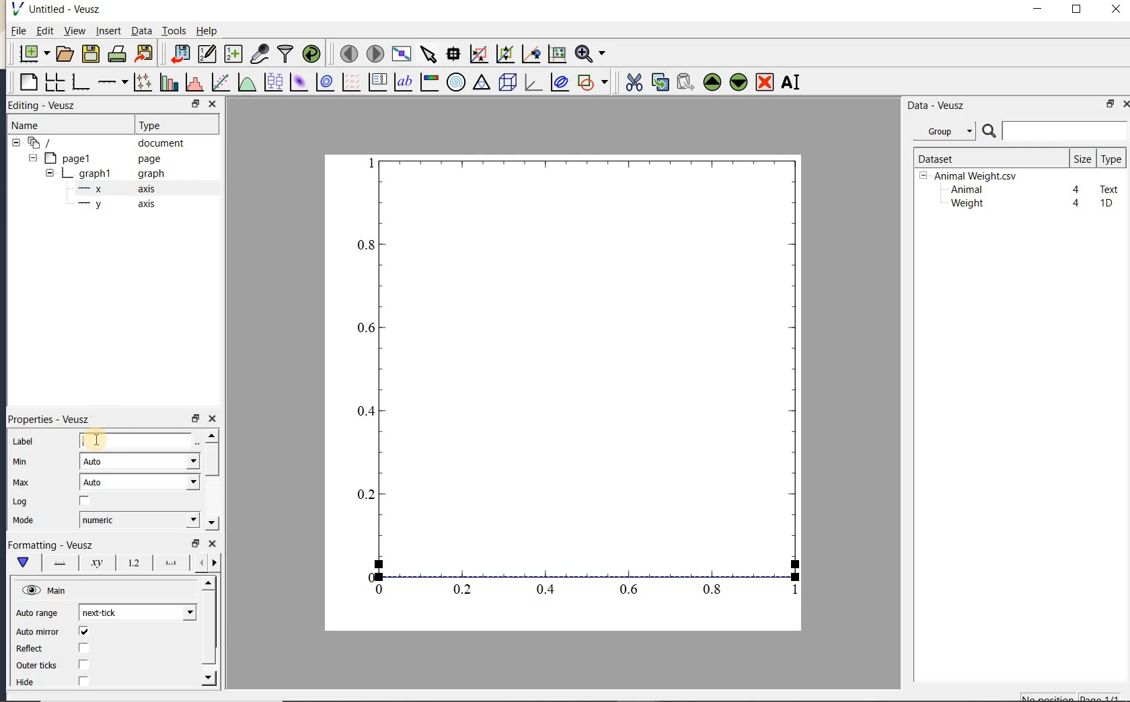  Describe the element at coordinates (211, 479) in the screenshot. I see `scrollbar` at that location.